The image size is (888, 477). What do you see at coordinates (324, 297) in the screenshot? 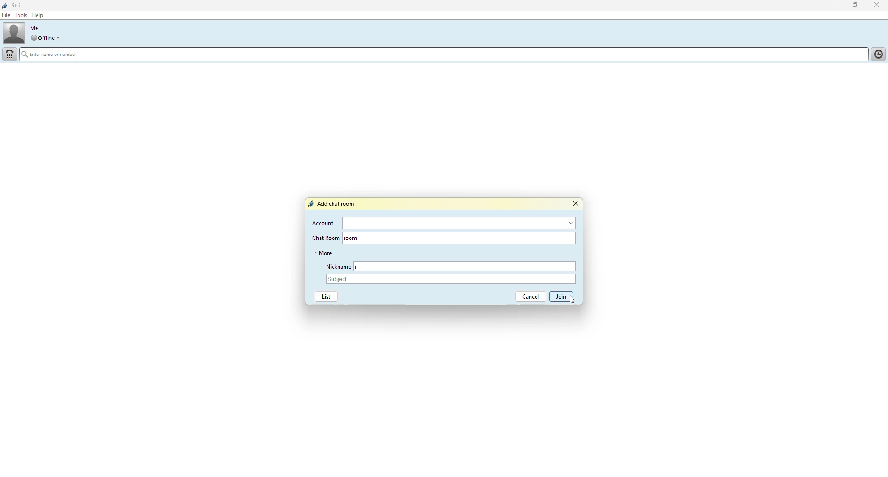
I see `list` at bounding box center [324, 297].